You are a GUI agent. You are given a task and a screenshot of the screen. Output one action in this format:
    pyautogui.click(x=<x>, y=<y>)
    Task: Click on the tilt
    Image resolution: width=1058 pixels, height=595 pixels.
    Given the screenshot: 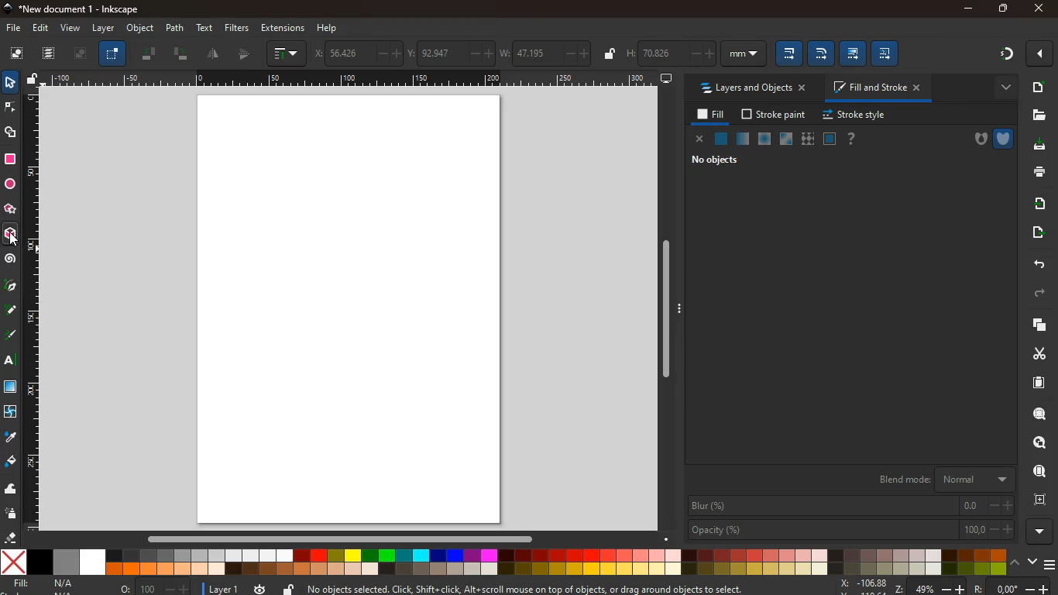 What is the action you would take?
    pyautogui.click(x=150, y=56)
    